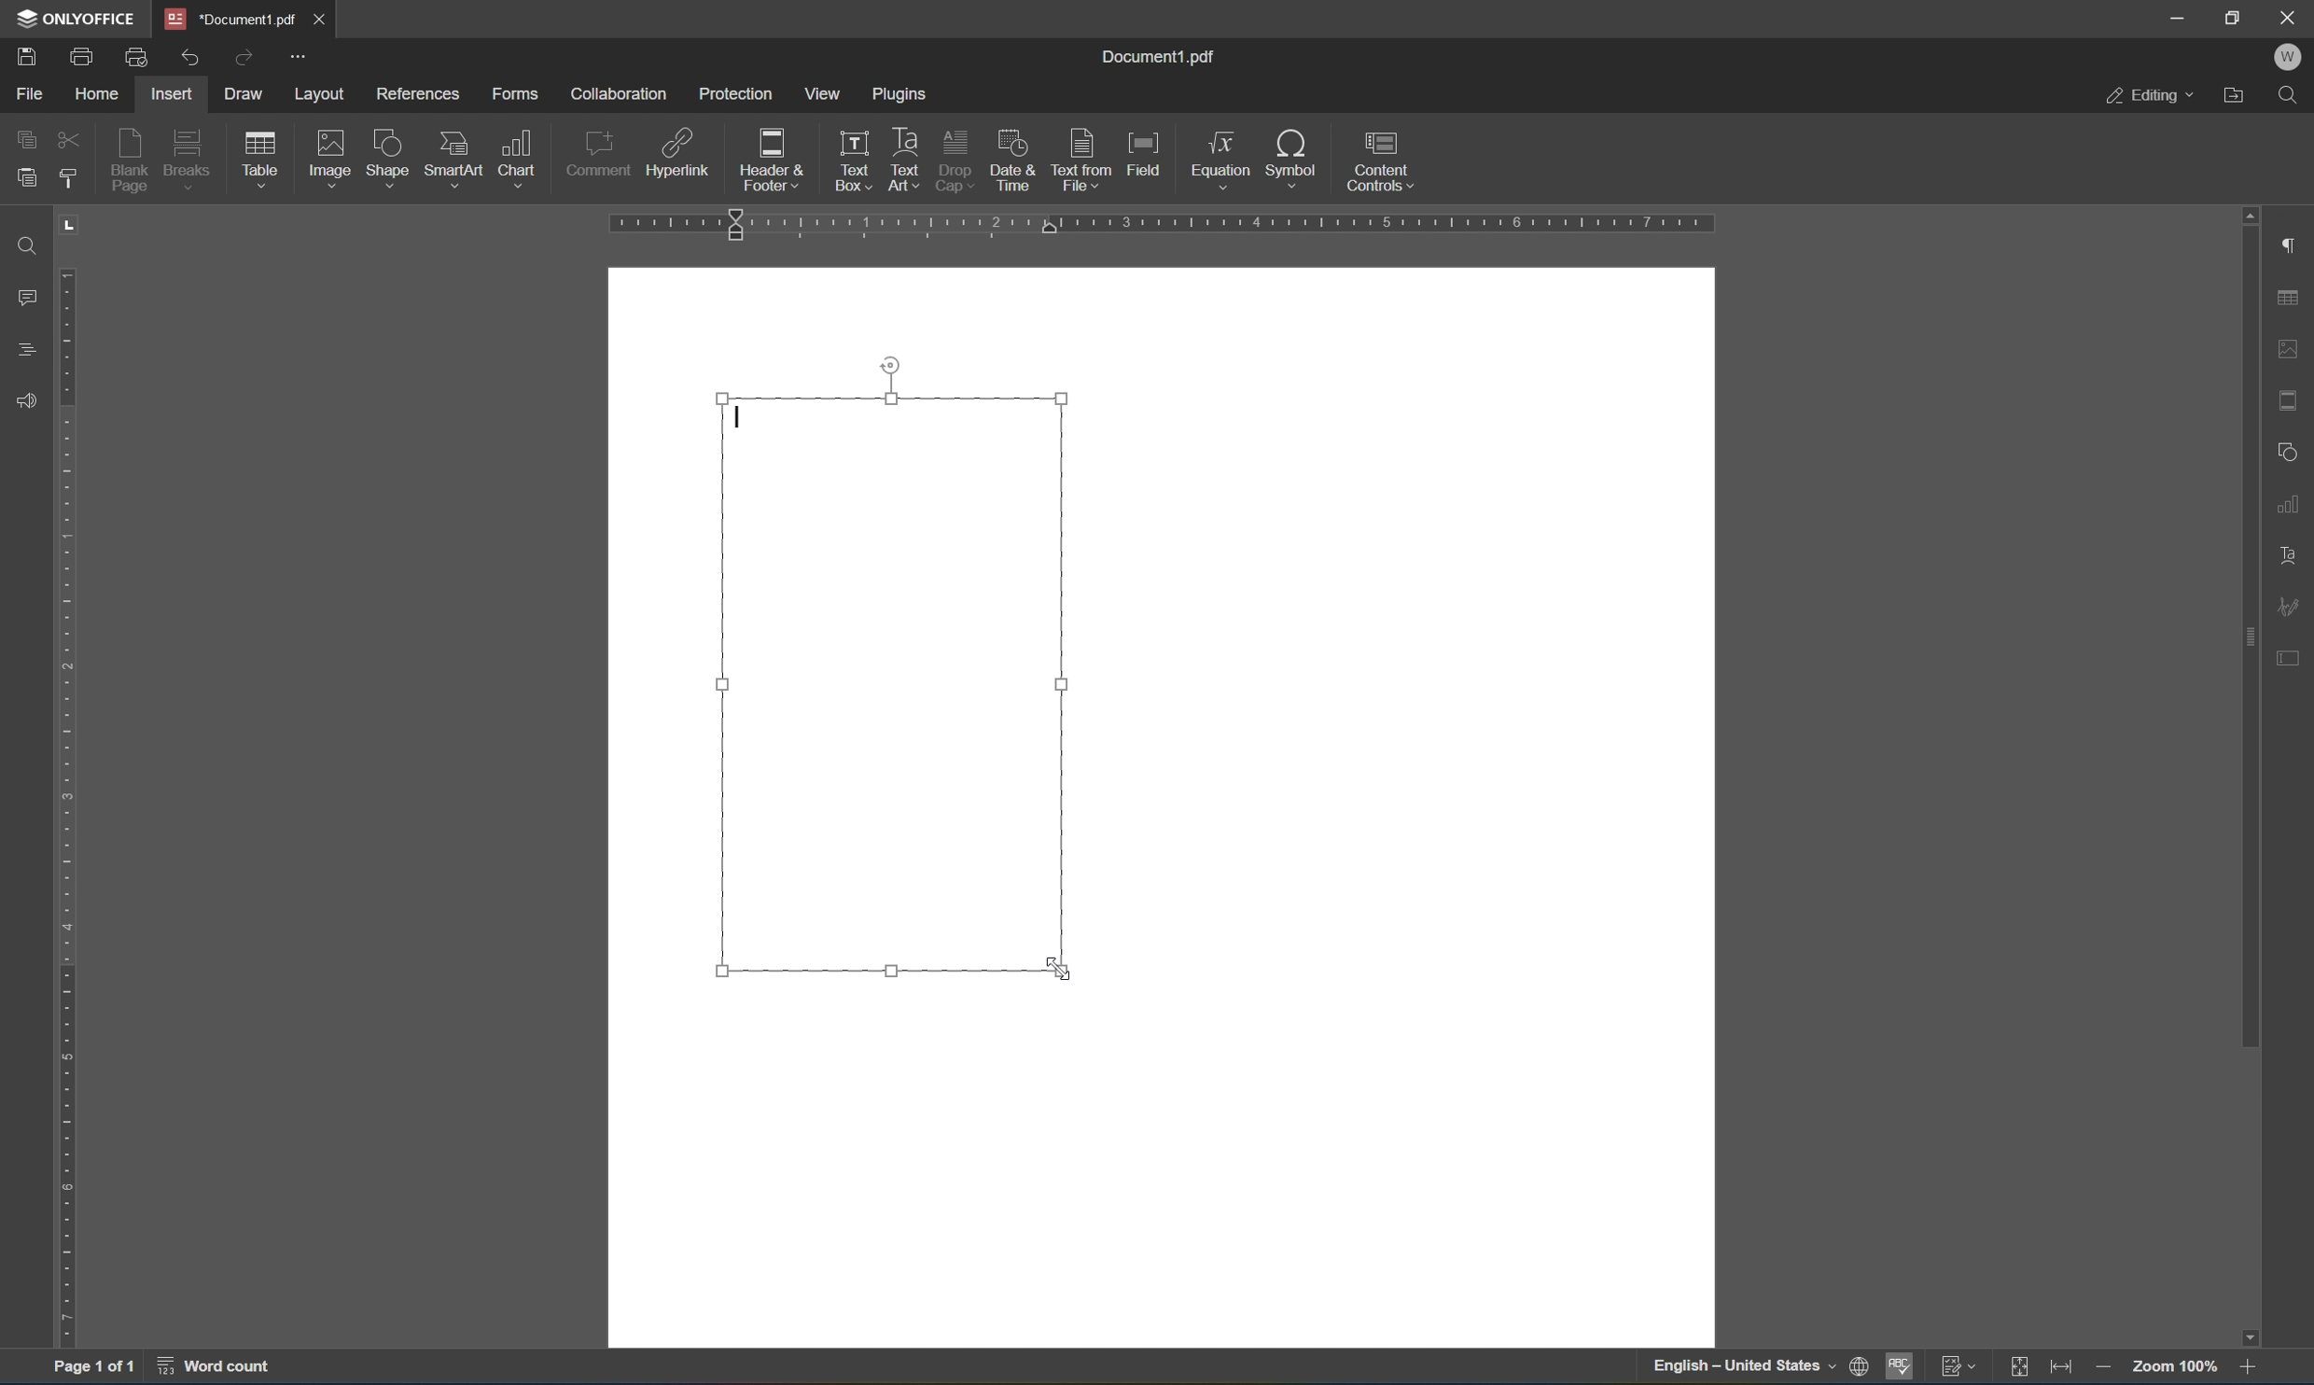  Describe the element at coordinates (139, 54) in the screenshot. I see `Quick print` at that location.